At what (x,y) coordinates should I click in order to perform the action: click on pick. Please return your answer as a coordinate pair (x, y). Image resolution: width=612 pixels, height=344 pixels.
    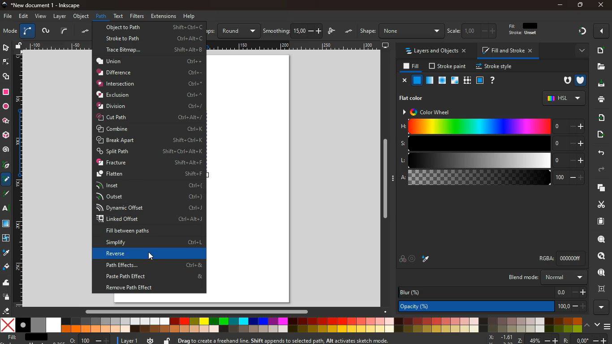
    Looking at the image, I should click on (5, 166).